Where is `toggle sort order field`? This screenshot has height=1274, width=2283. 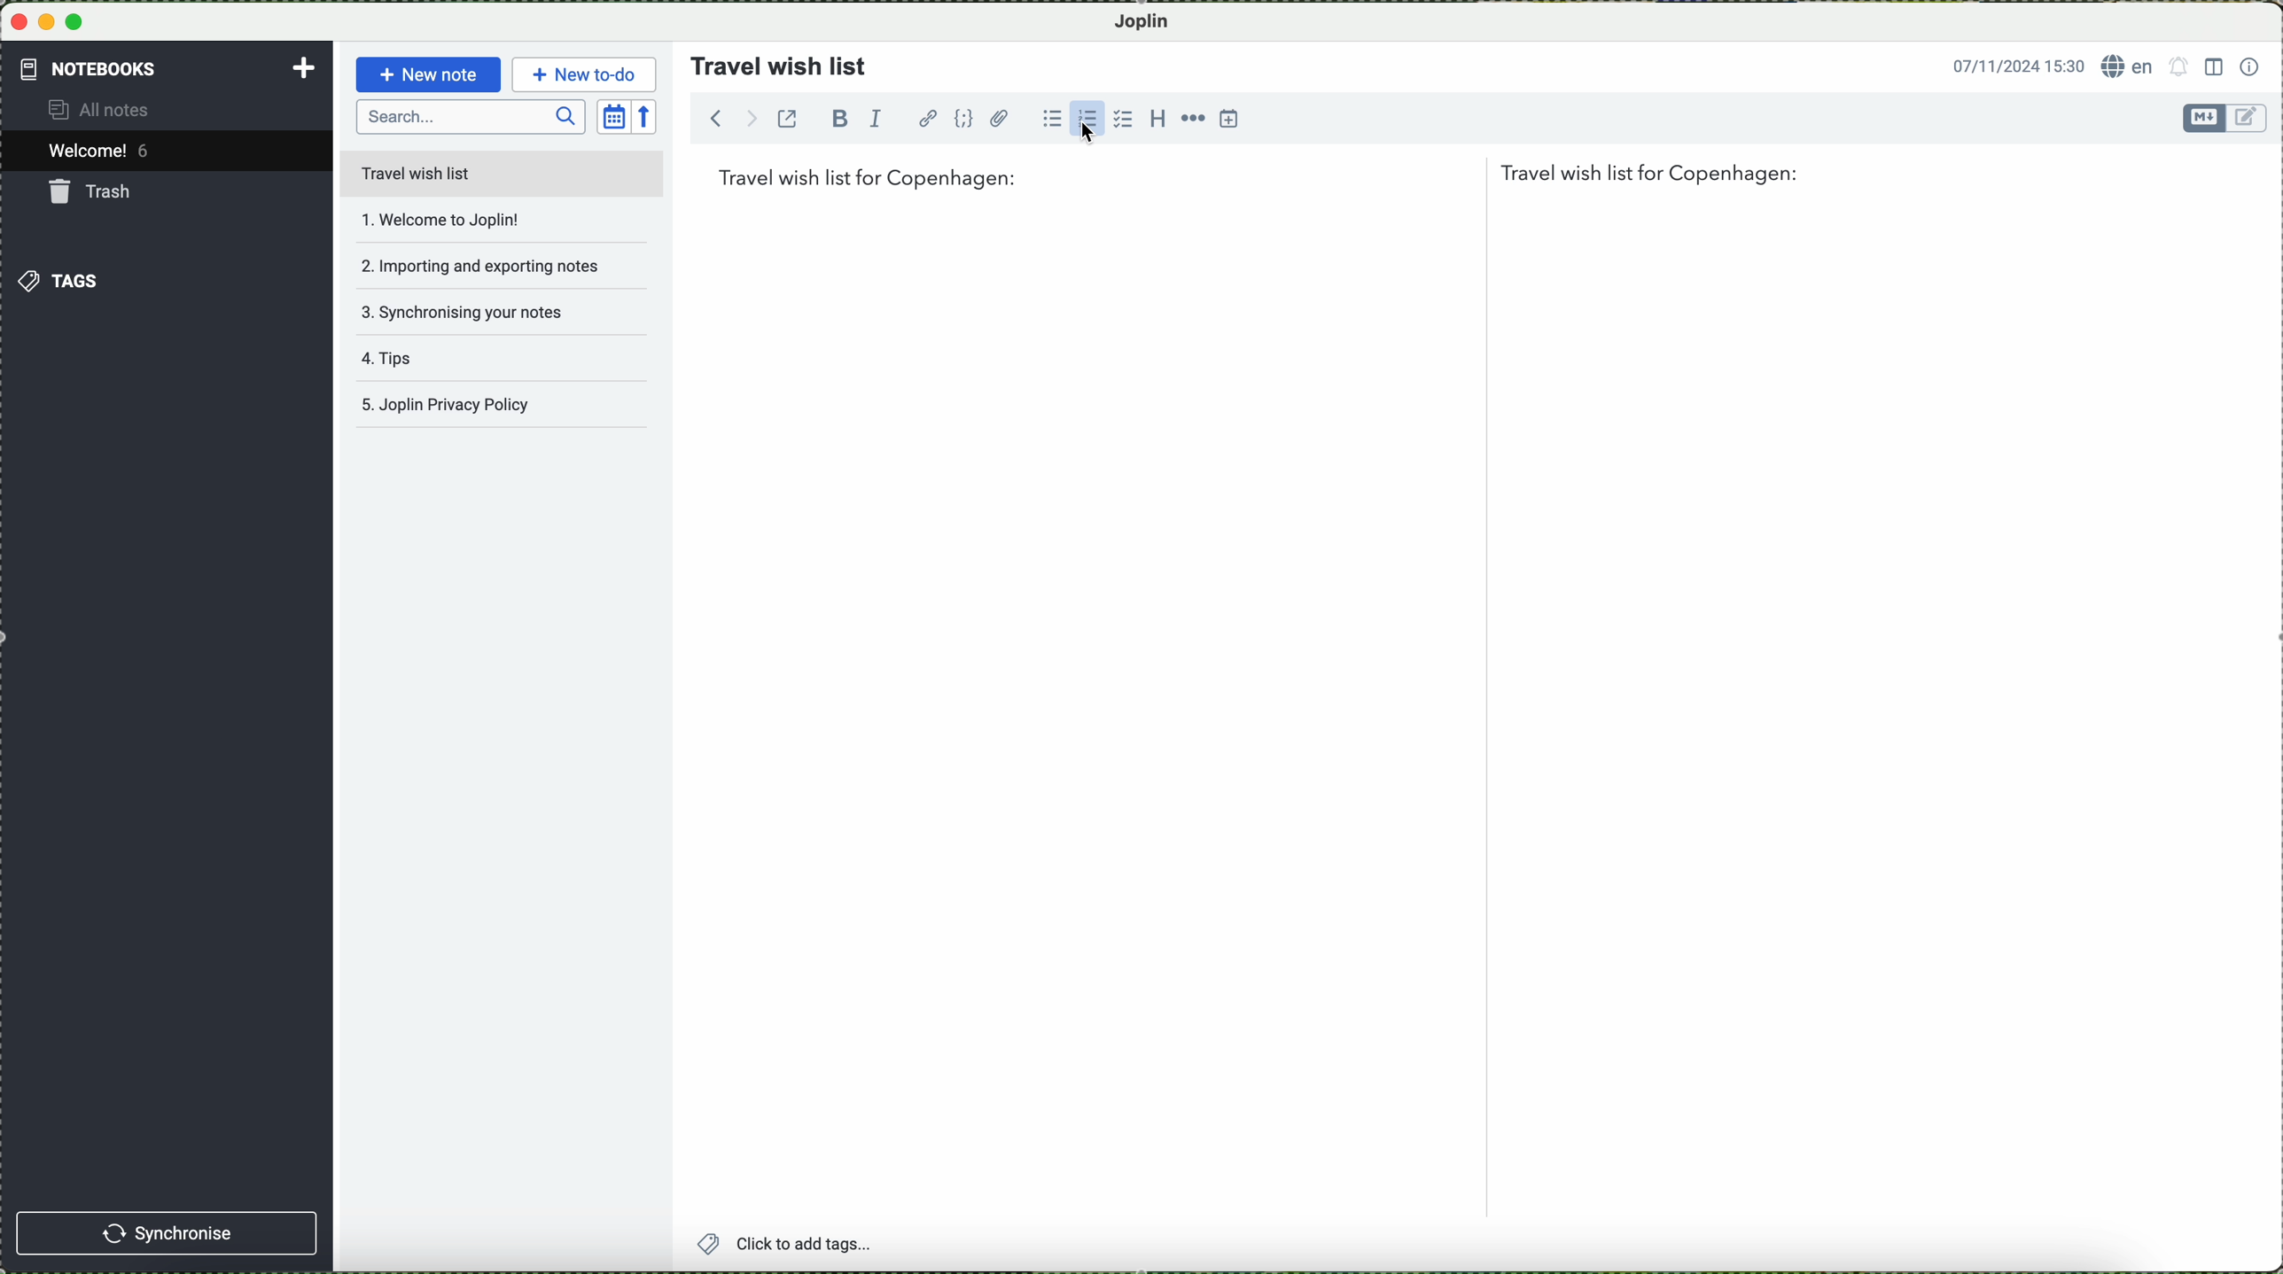 toggle sort order field is located at coordinates (612, 115).